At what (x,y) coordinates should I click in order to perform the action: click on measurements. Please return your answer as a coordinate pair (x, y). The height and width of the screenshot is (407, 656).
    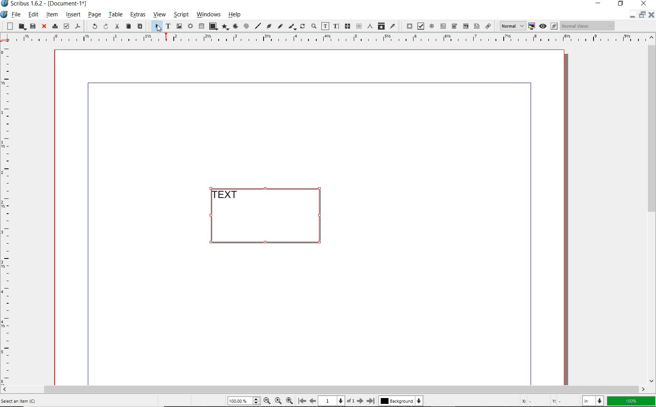
    Looking at the image, I should click on (369, 26).